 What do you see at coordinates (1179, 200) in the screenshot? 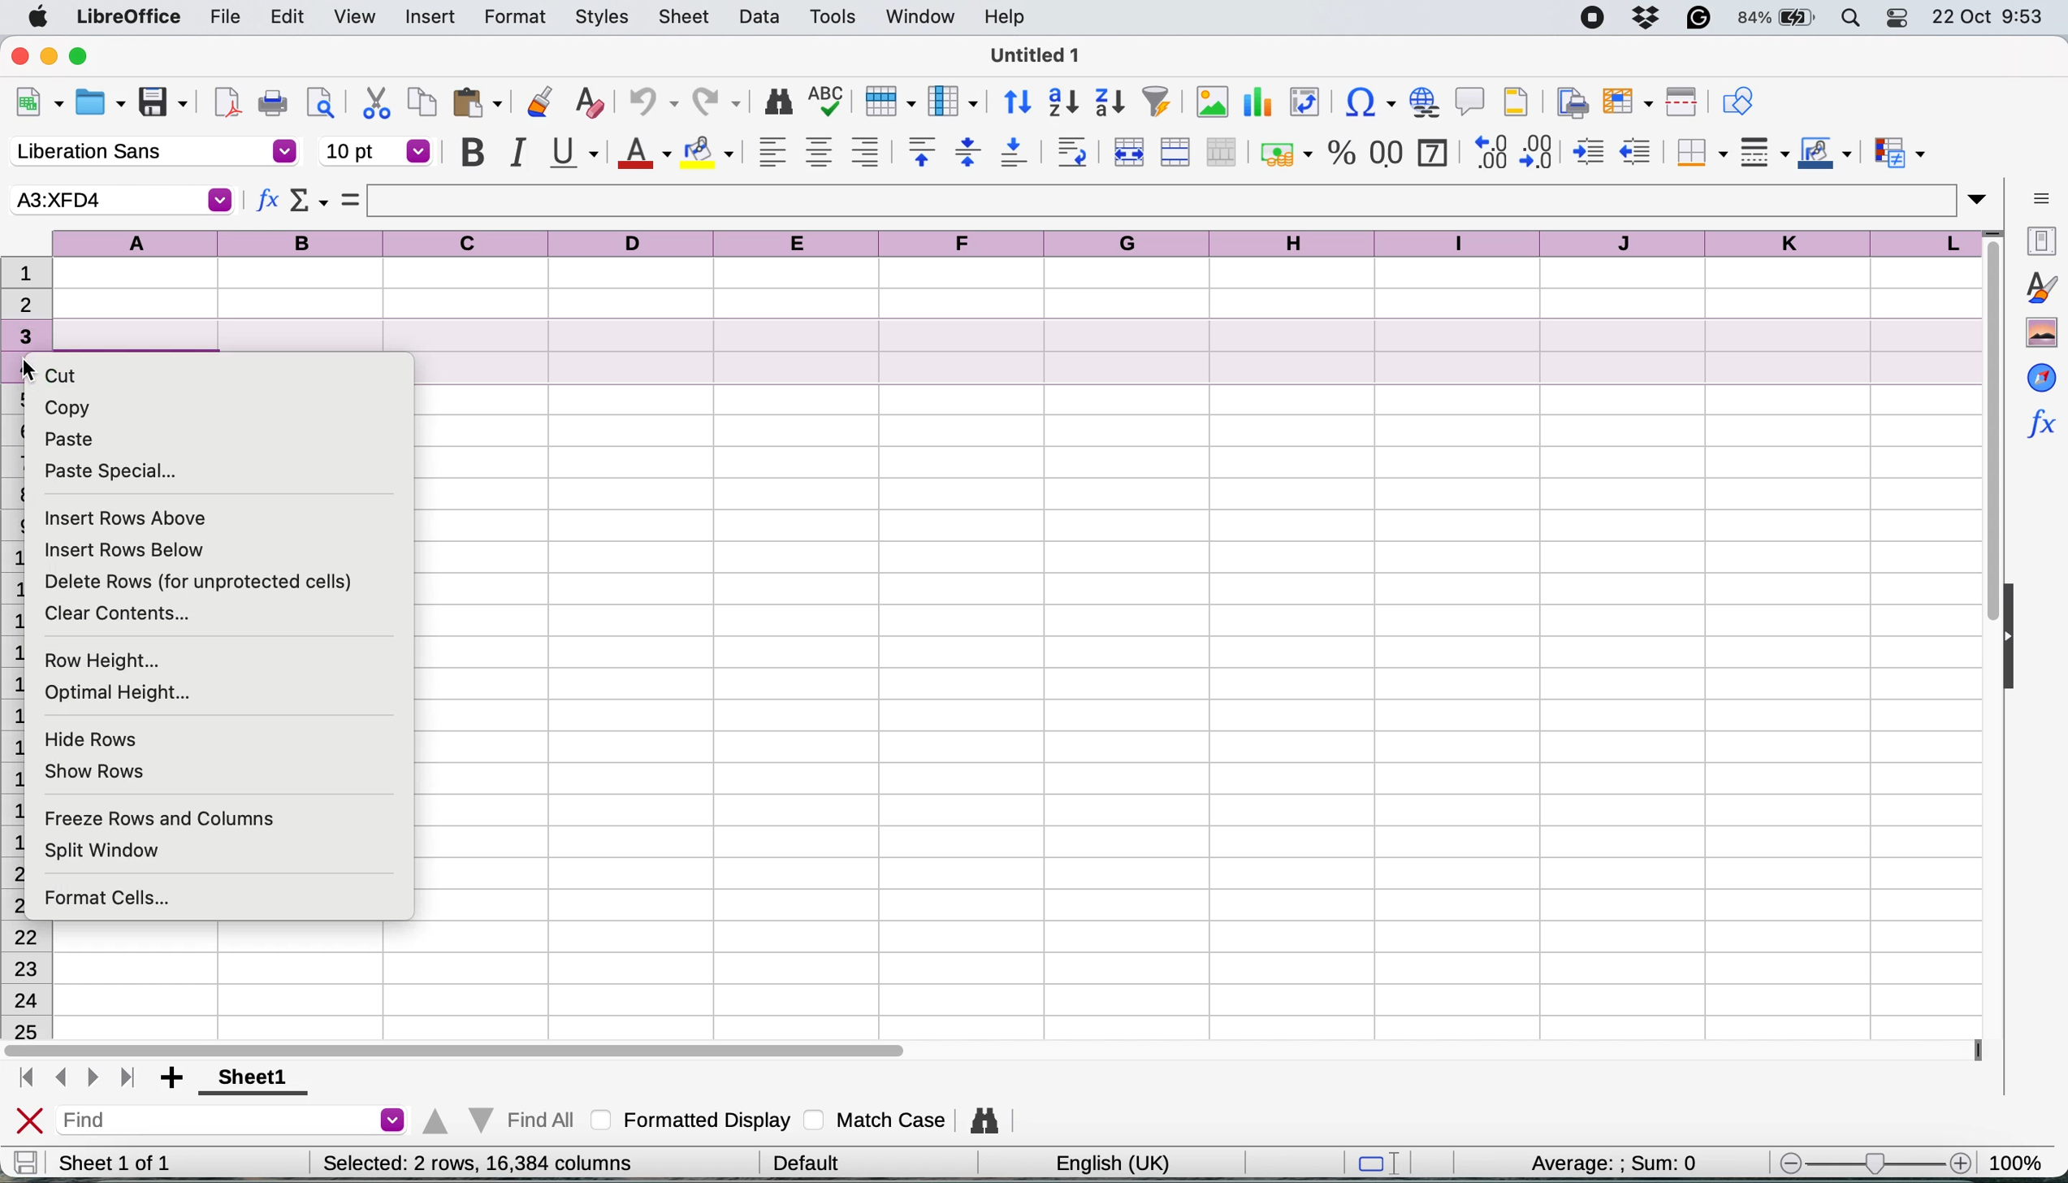
I see `formula bar` at bounding box center [1179, 200].